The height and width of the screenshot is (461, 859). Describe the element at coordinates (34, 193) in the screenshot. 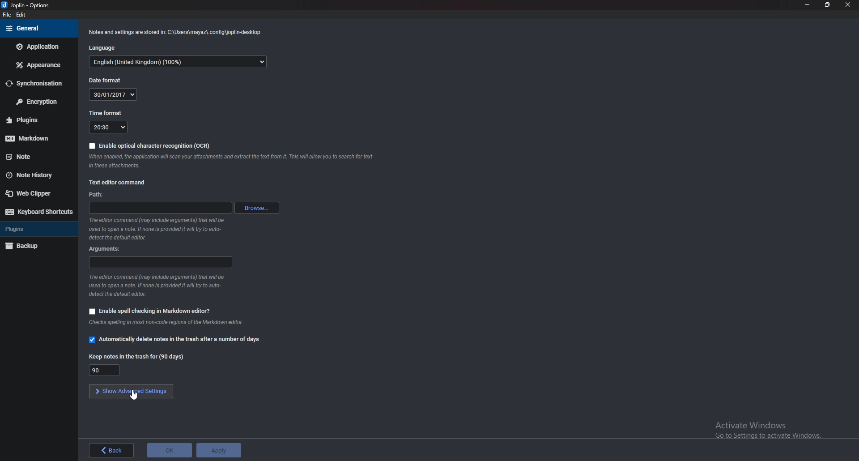

I see `Web clipper` at that location.